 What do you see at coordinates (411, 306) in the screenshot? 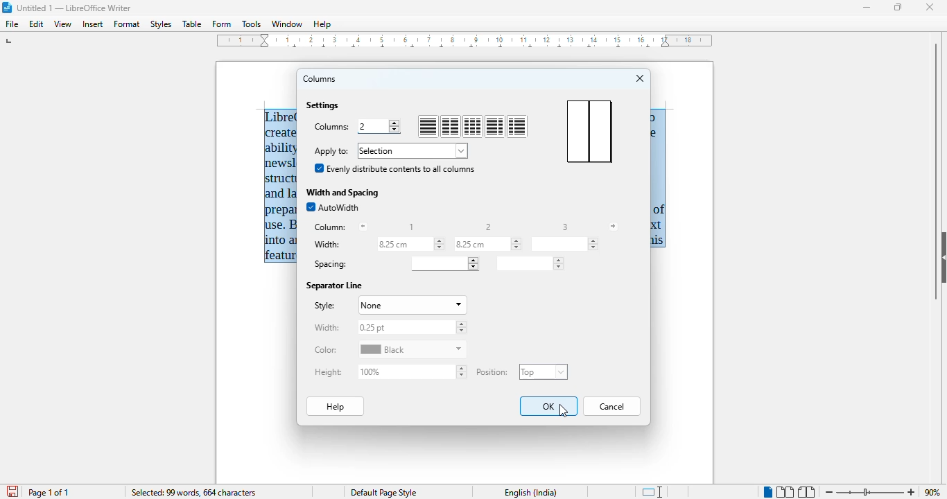
I see `none` at bounding box center [411, 306].